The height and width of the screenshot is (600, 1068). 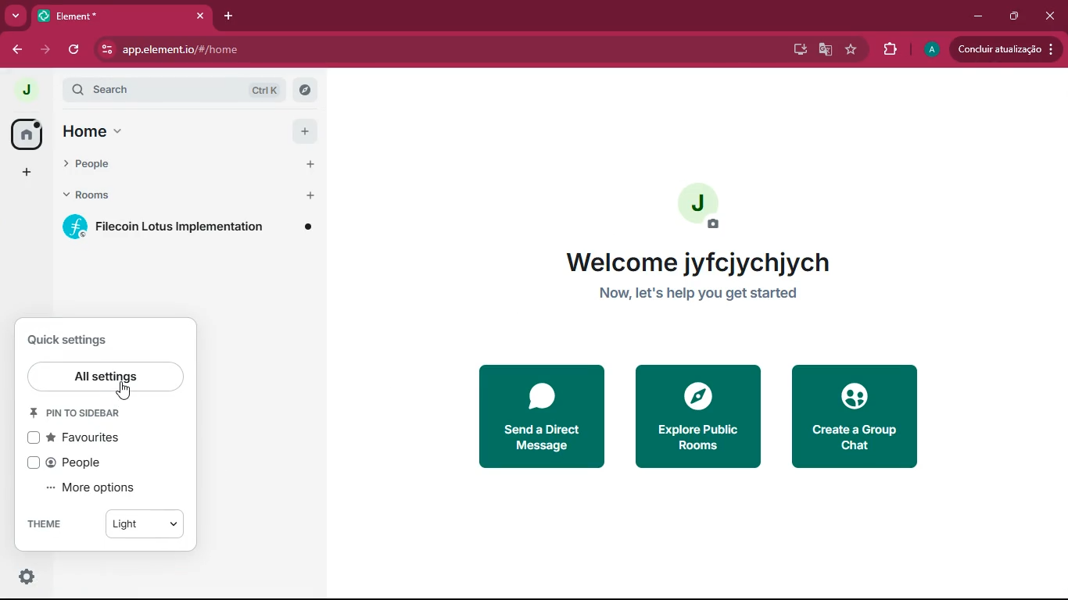 I want to click on favourite, so click(x=855, y=52).